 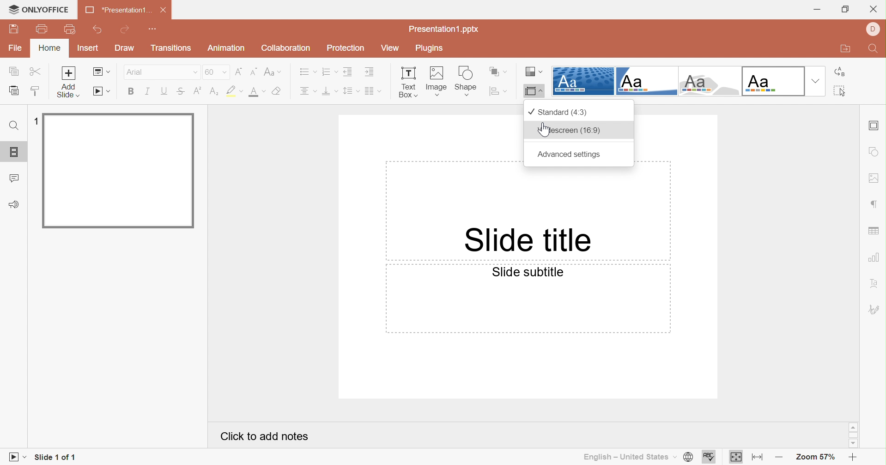 What do you see at coordinates (874, 309) in the screenshot?
I see `Signature settings` at bounding box center [874, 309].